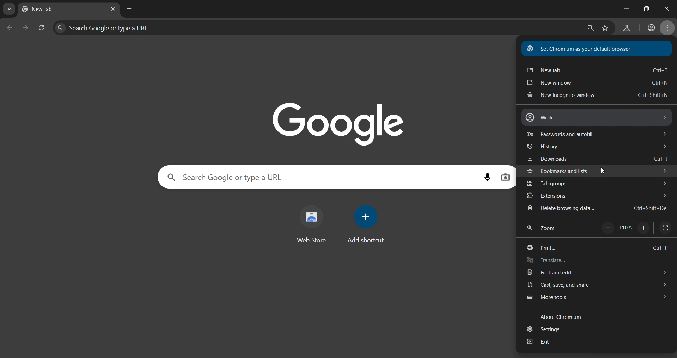  What do you see at coordinates (608, 228) in the screenshot?
I see `zoom out` at bounding box center [608, 228].